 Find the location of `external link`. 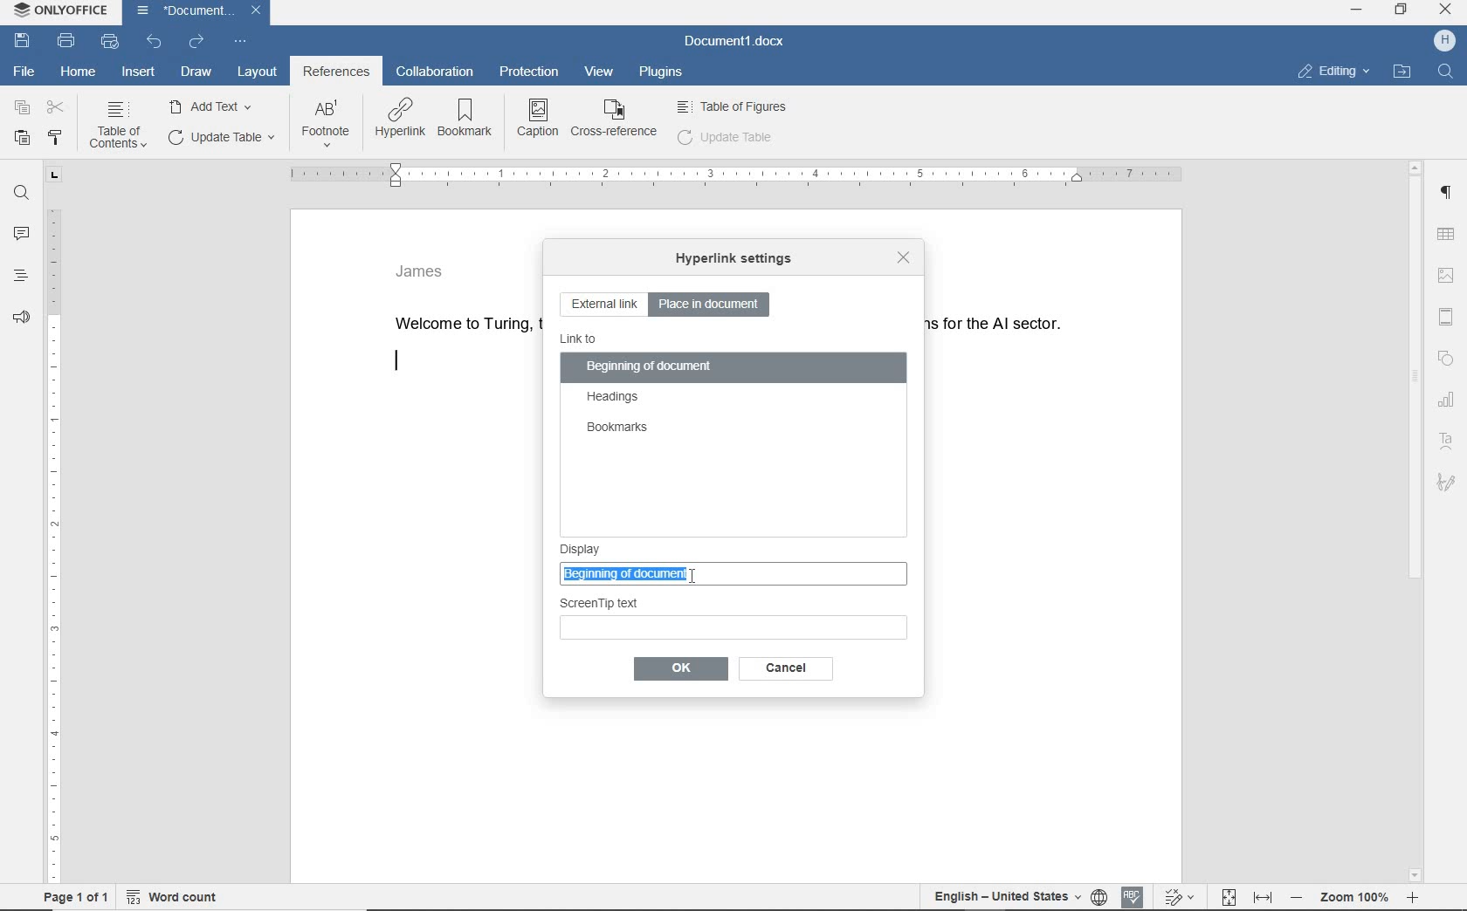

external link is located at coordinates (603, 305).